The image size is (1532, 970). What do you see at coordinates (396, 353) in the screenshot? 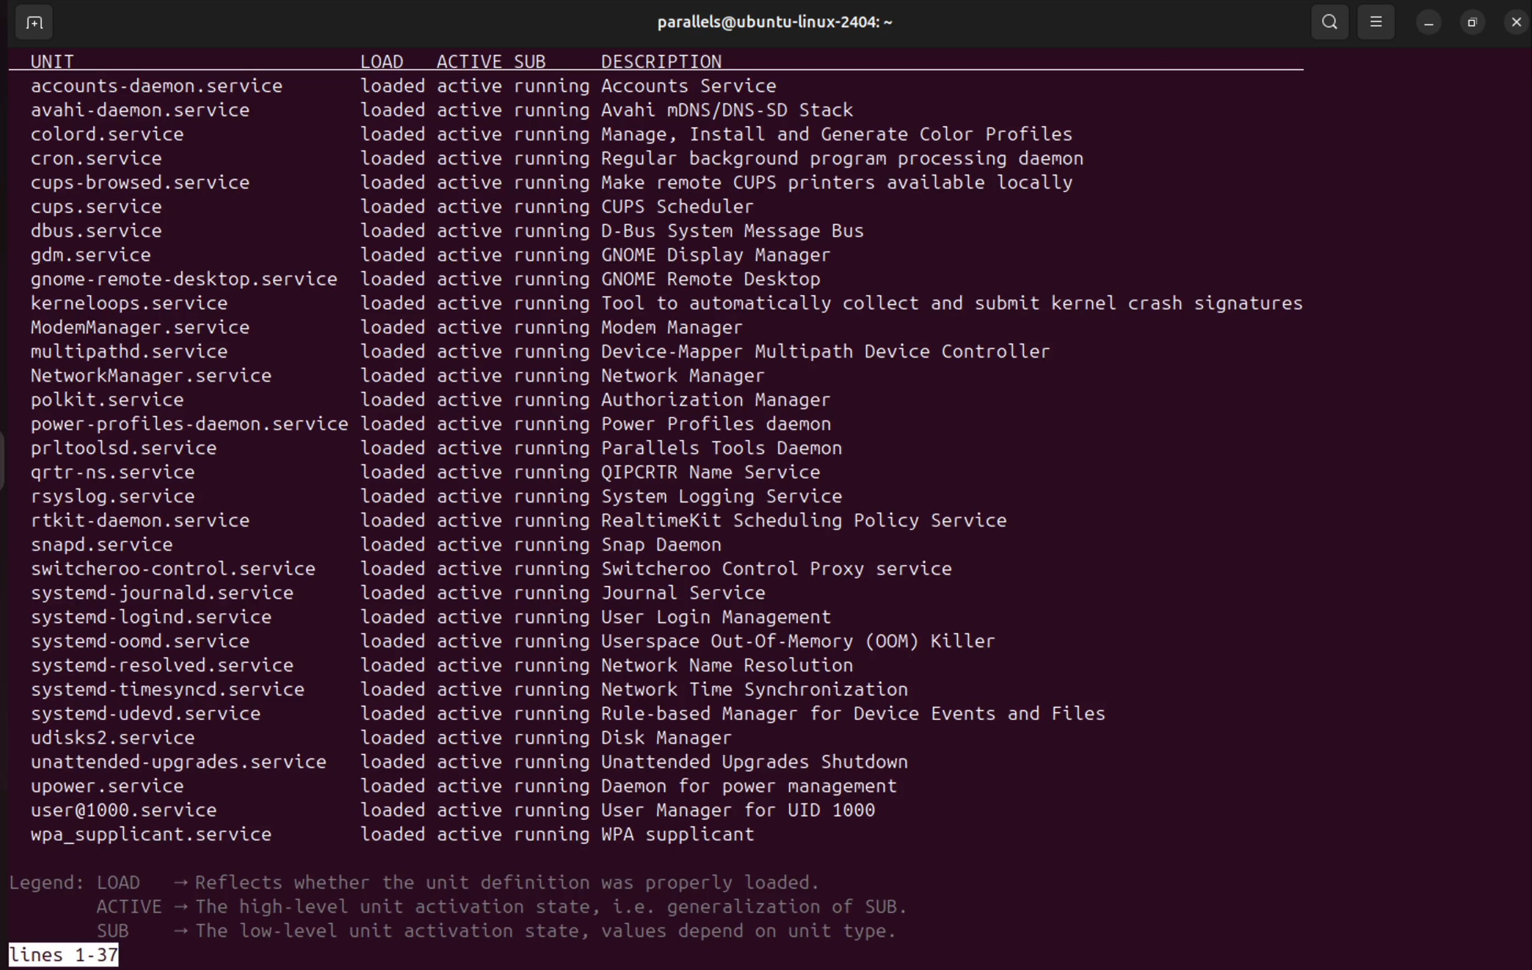
I see `loaded` at bounding box center [396, 353].